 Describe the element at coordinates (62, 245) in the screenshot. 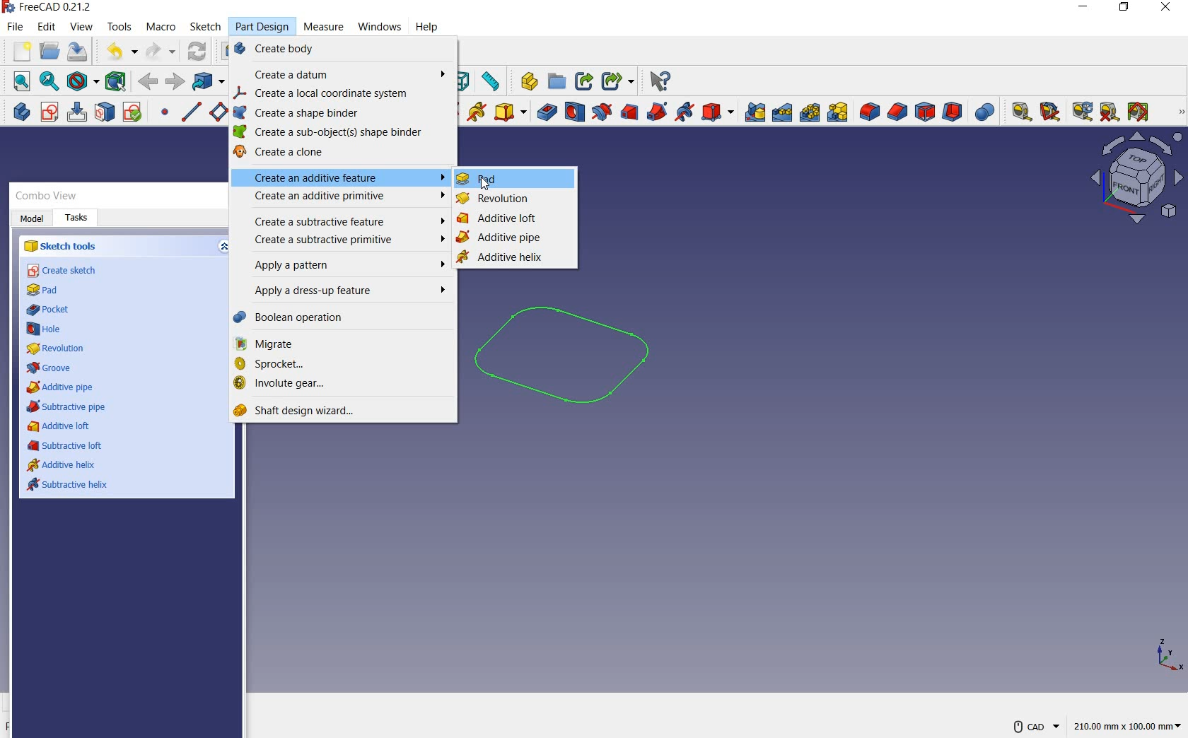

I see `sketch tools` at that location.